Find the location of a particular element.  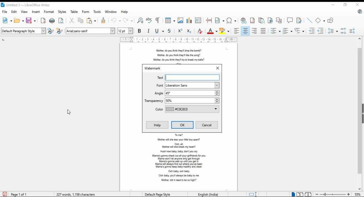

insert line is located at coordinates (310, 20).